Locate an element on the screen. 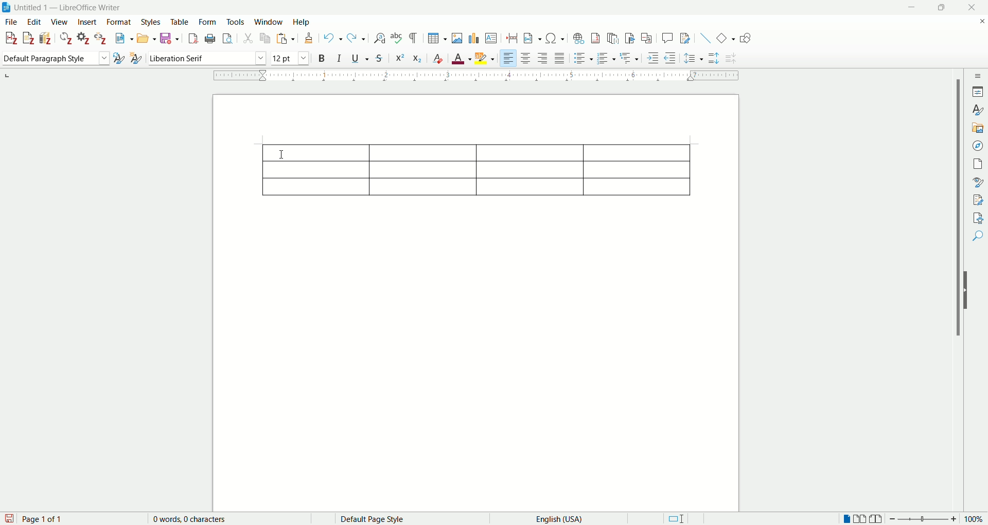 This screenshot has width=988, height=525. format is located at coordinates (118, 23).